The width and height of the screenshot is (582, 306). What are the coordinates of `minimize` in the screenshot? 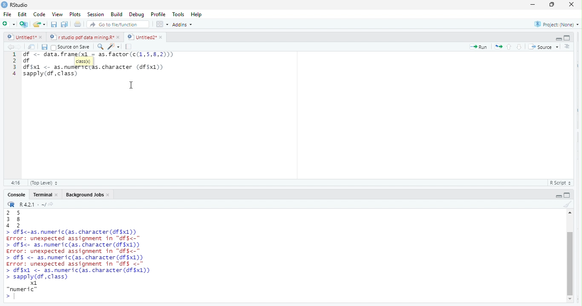 It's located at (531, 5).